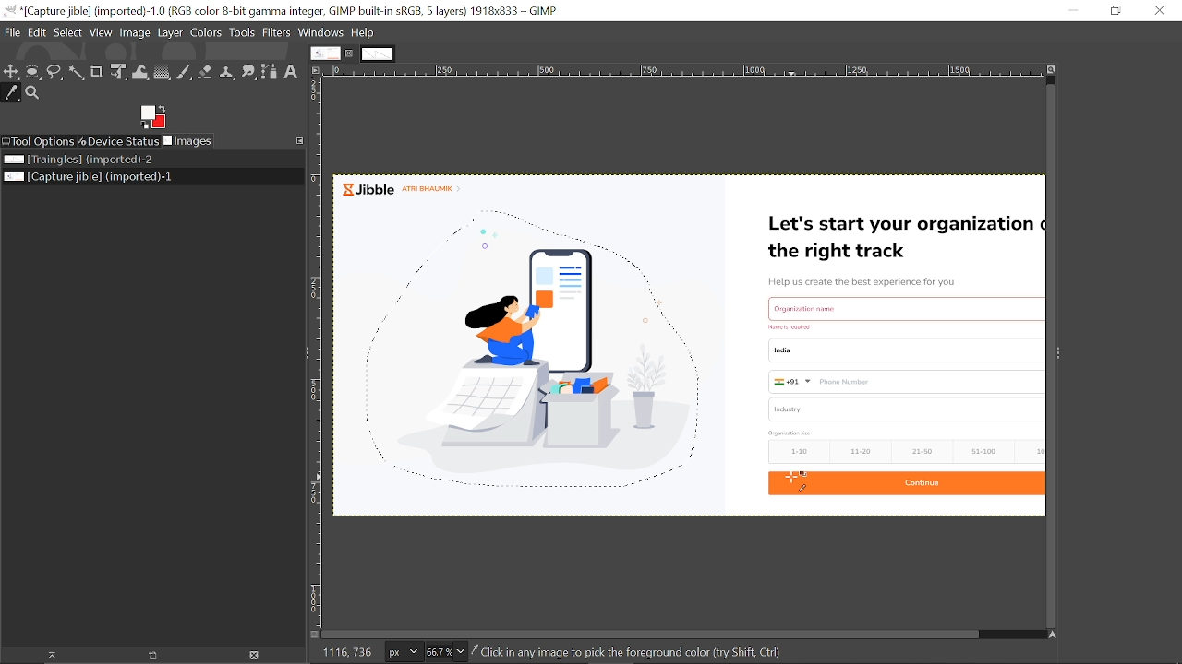  Describe the element at coordinates (226, 73) in the screenshot. I see `Clone tool` at that location.